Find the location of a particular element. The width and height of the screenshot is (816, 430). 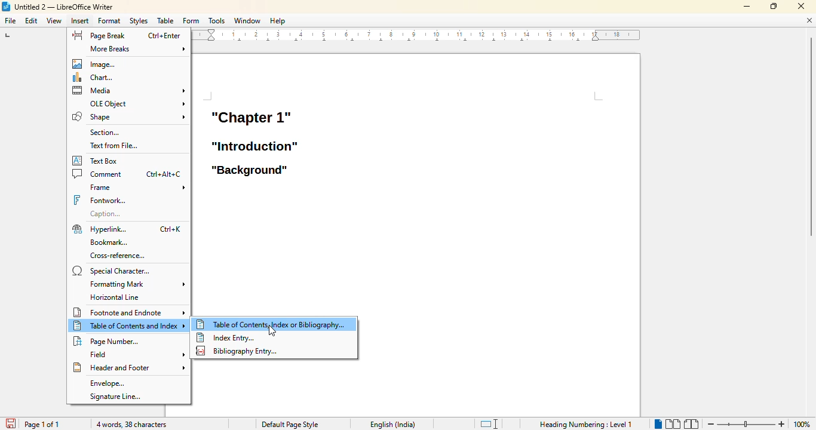

page number is located at coordinates (107, 340).